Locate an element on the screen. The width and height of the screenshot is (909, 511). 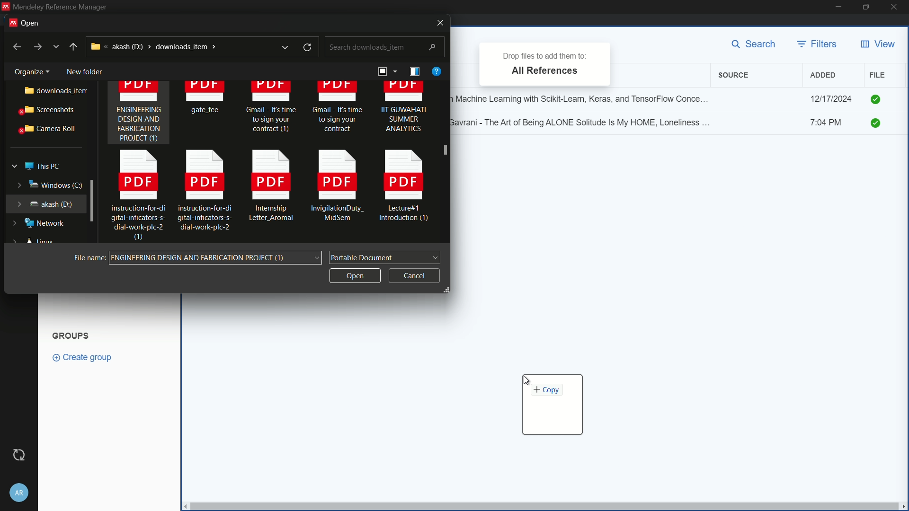
details is located at coordinates (414, 71).